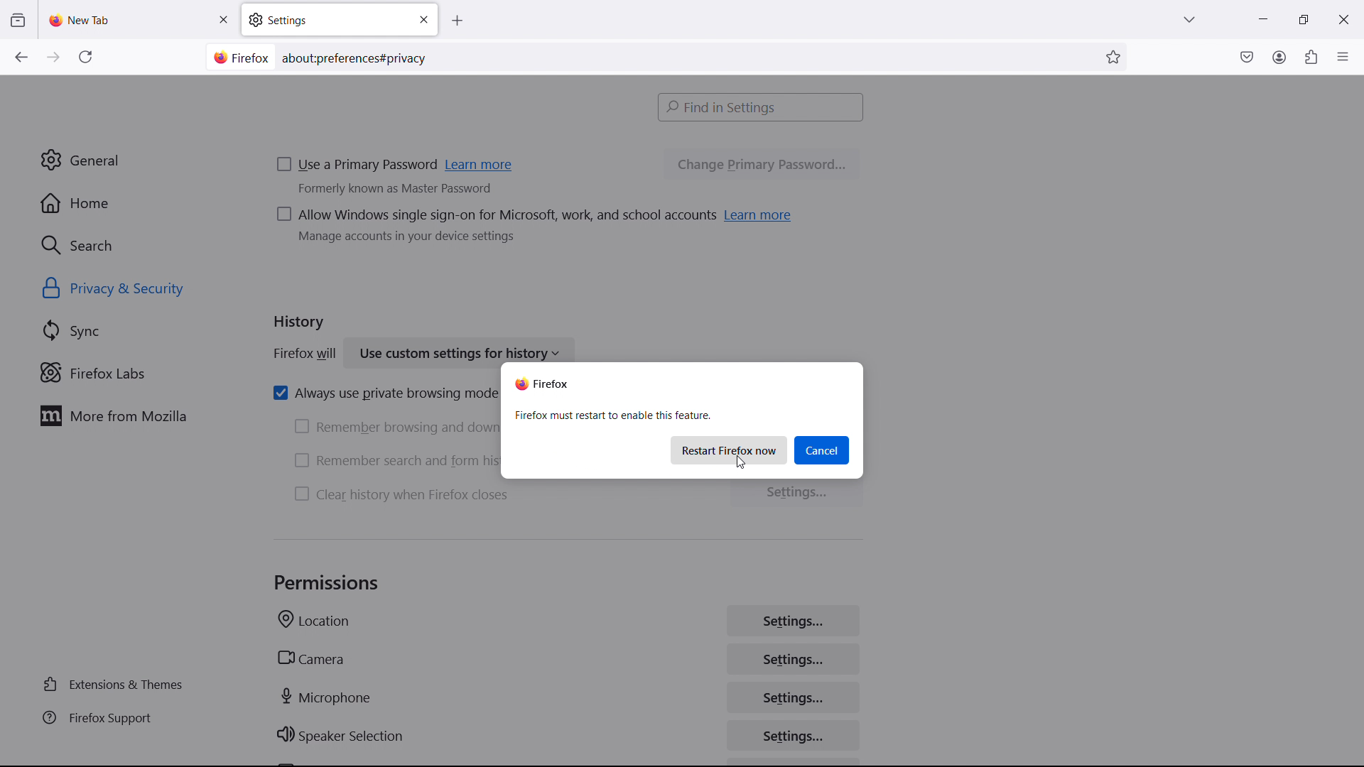 The image size is (1364, 767). I want to click on microphone permission settings, so click(793, 696).